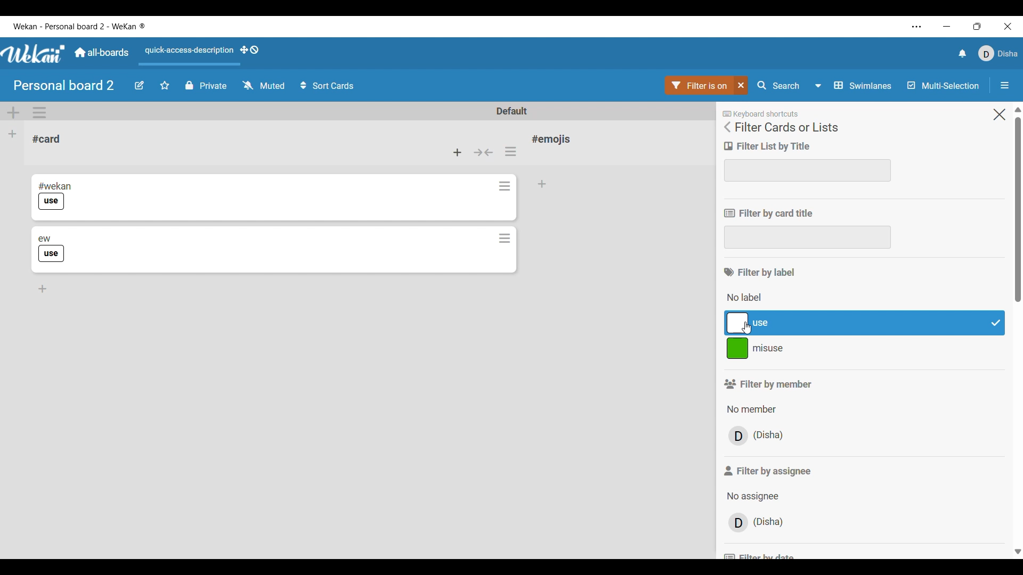 The height and width of the screenshot is (575, 1023). What do you see at coordinates (727, 127) in the screenshot?
I see `Go back` at bounding box center [727, 127].